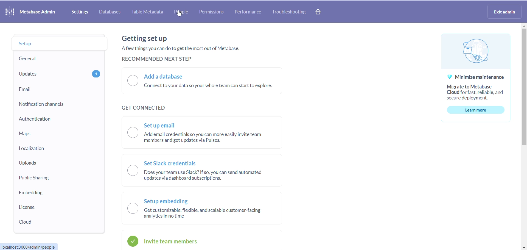 The image size is (527, 250). I want to click on cloud, so click(54, 223).